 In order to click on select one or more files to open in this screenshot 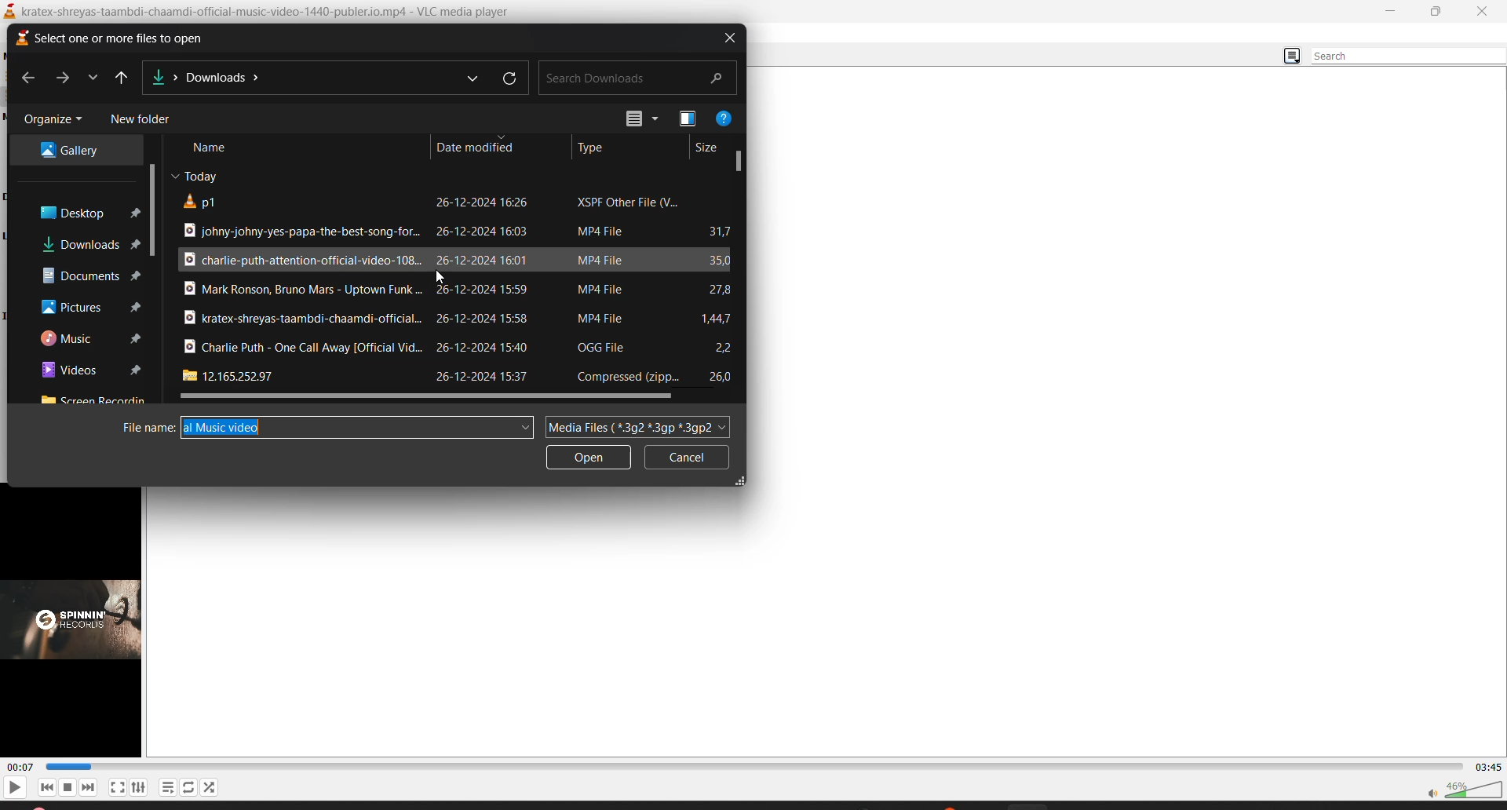, I will do `click(112, 36)`.